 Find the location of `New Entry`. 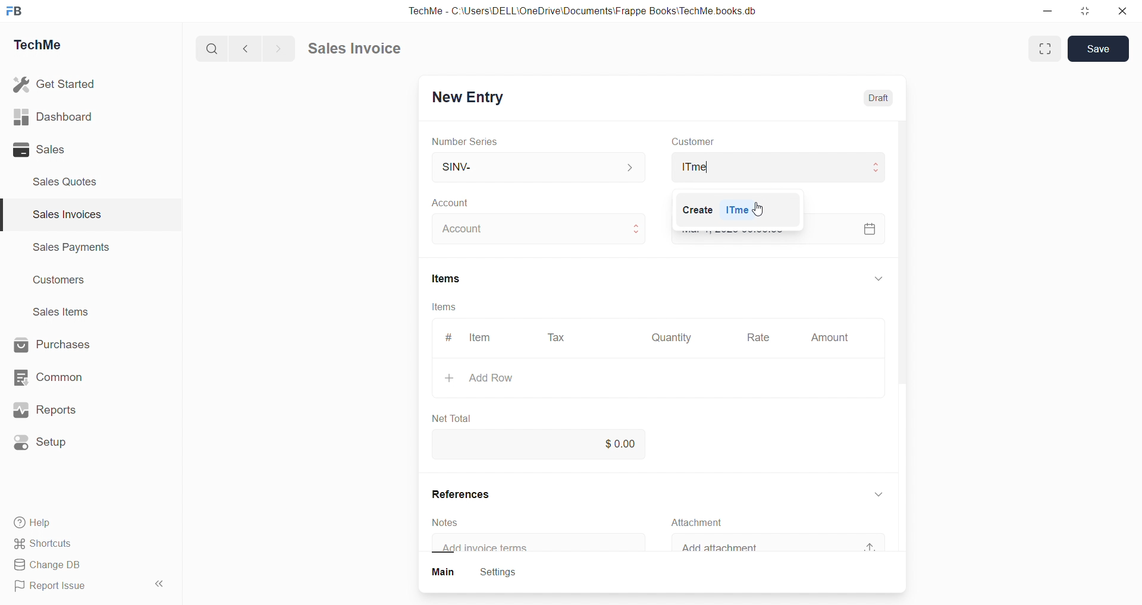

New Entry is located at coordinates (472, 95).